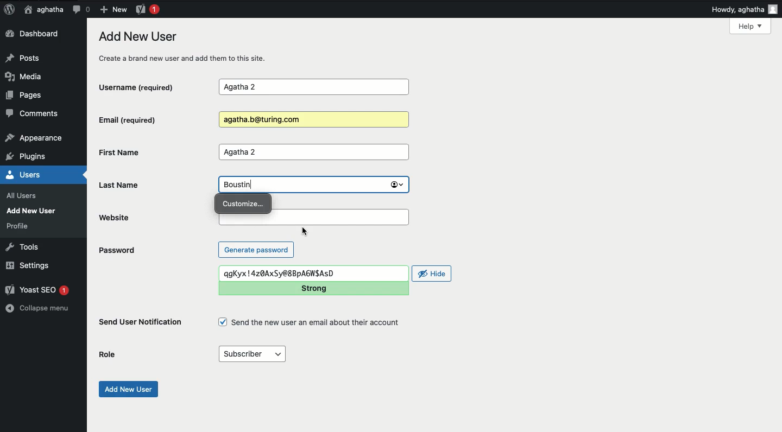  Describe the element at coordinates (35, 34) in the screenshot. I see `Dashboard` at that location.